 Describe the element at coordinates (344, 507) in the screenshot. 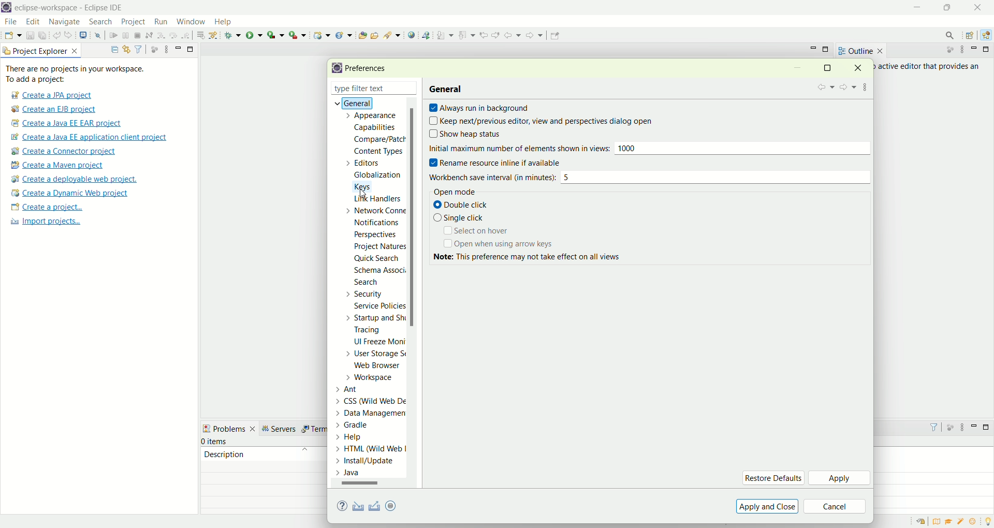

I see `help` at that location.